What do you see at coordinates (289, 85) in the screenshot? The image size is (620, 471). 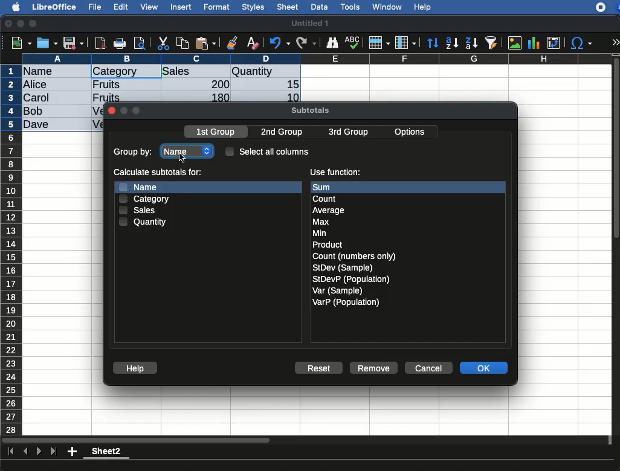 I see `15` at bounding box center [289, 85].